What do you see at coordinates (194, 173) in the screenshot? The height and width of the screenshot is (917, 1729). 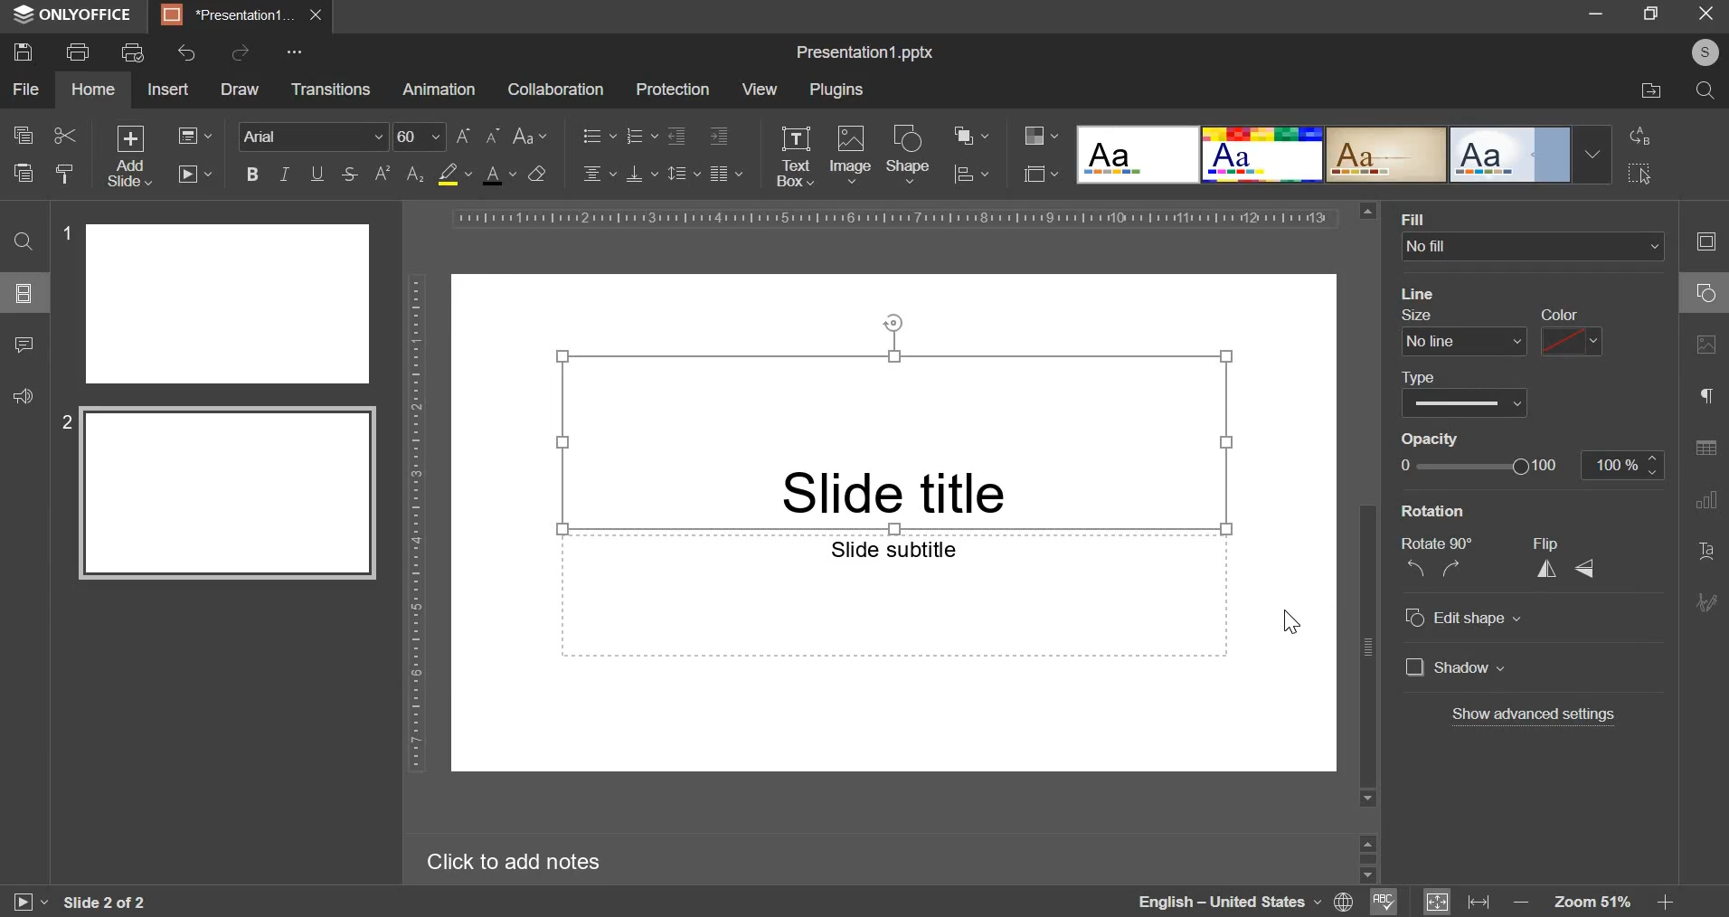 I see `slideshow` at bounding box center [194, 173].